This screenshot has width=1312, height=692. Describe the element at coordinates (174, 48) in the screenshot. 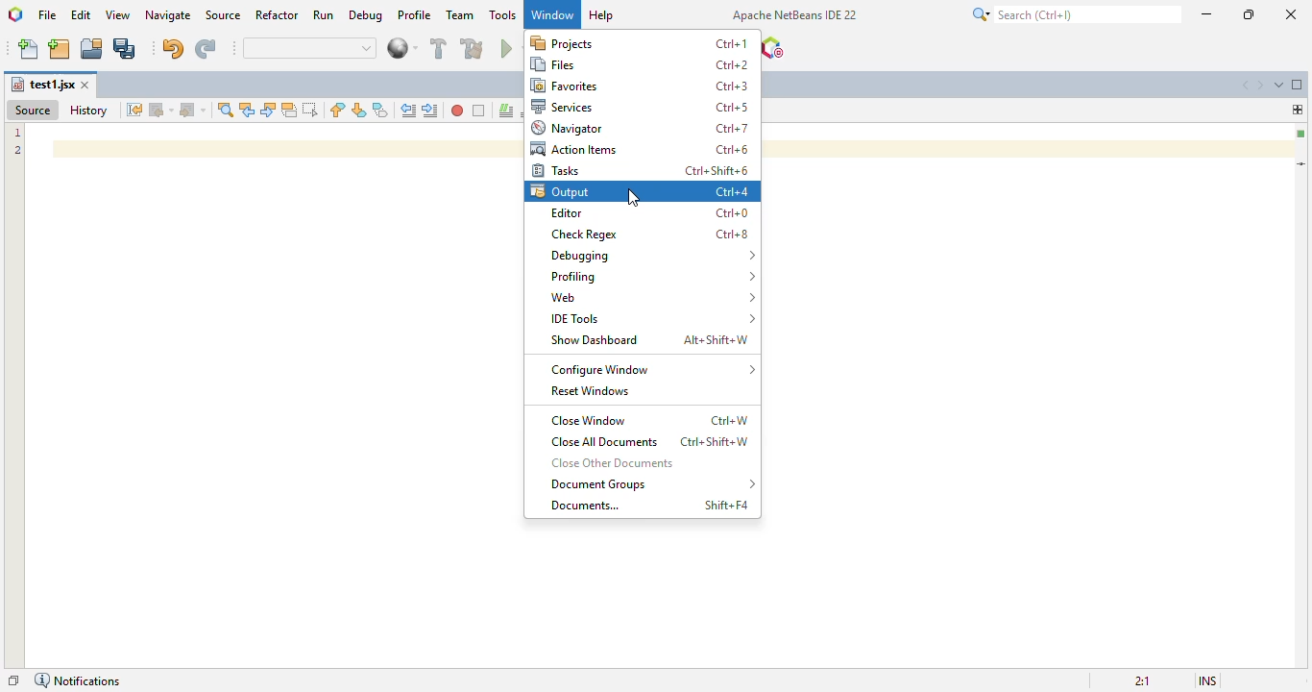

I see `undo` at that location.